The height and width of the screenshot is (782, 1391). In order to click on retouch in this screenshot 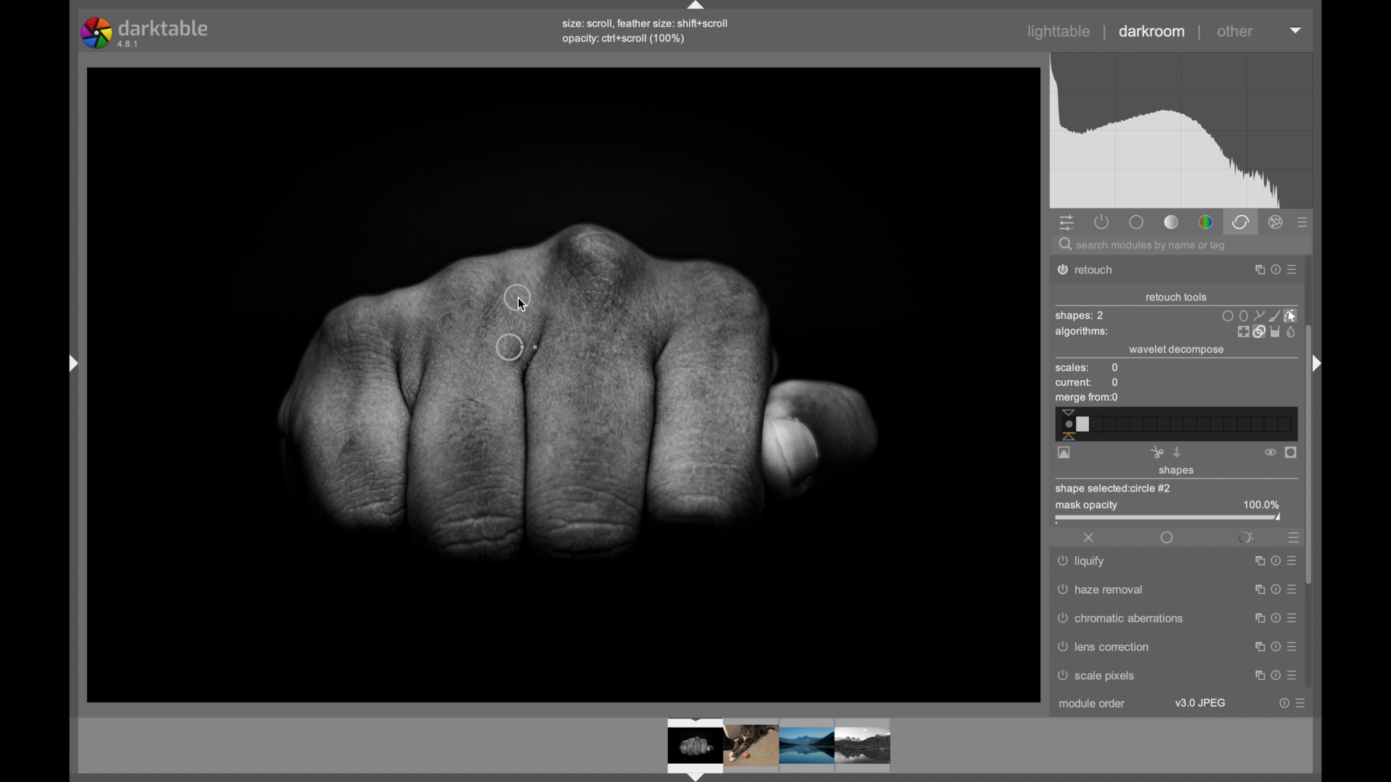, I will do `click(1094, 270)`.